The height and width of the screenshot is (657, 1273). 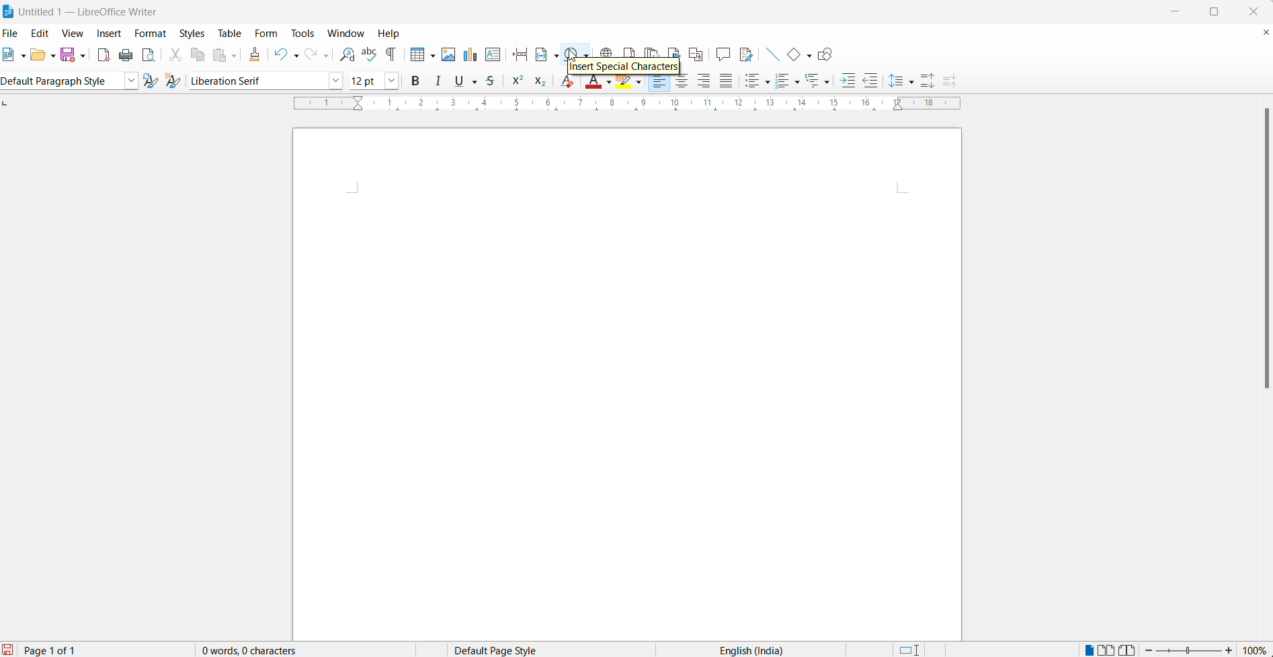 I want to click on set line spacing, so click(x=895, y=82).